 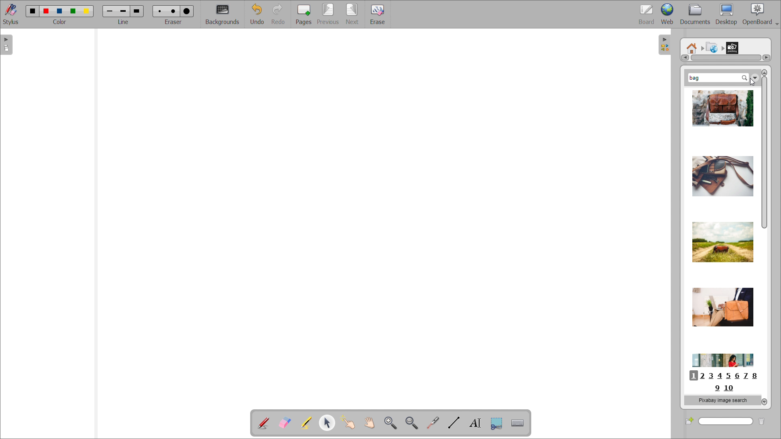 I want to click on scroll page, so click(x=369, y=422).